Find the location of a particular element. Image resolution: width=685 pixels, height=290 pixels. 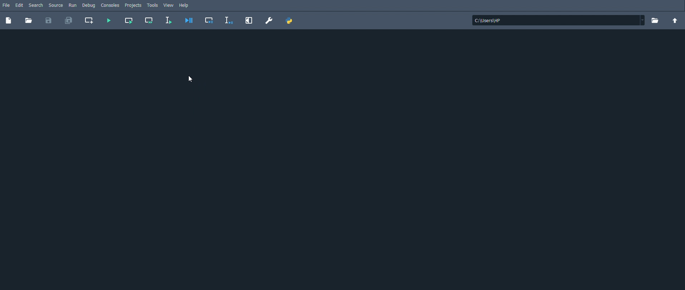

Help is located at coordinates (186, 5).